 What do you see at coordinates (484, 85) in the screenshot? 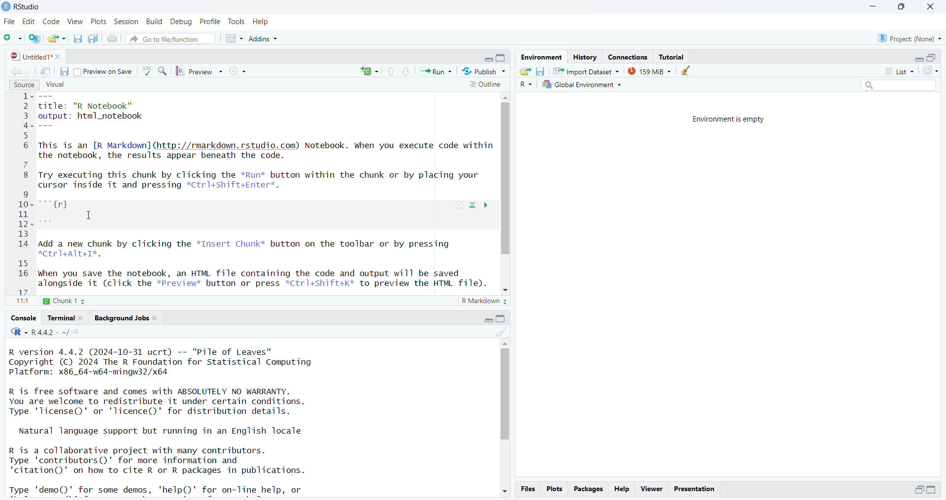
I see `outline` at bounding box center [484, 85].